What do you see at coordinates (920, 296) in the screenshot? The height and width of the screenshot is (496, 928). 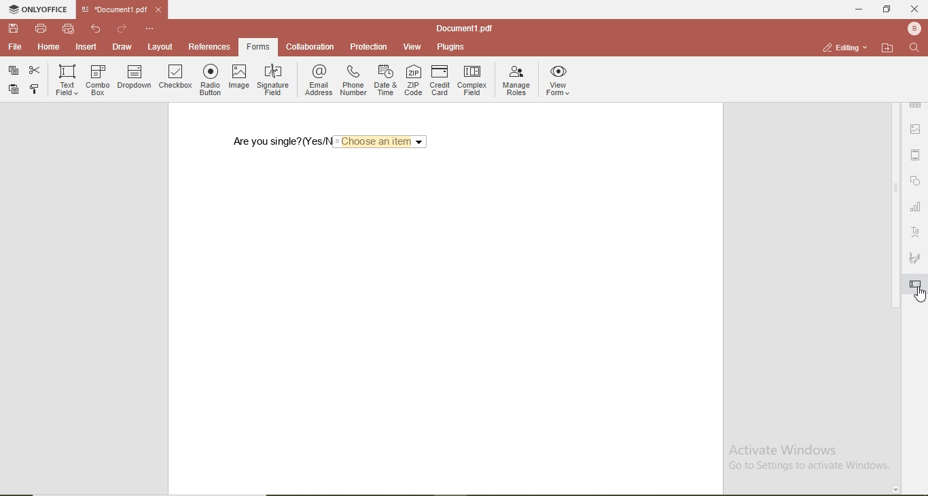 I see `cursor` at bounding box center [920, 296].